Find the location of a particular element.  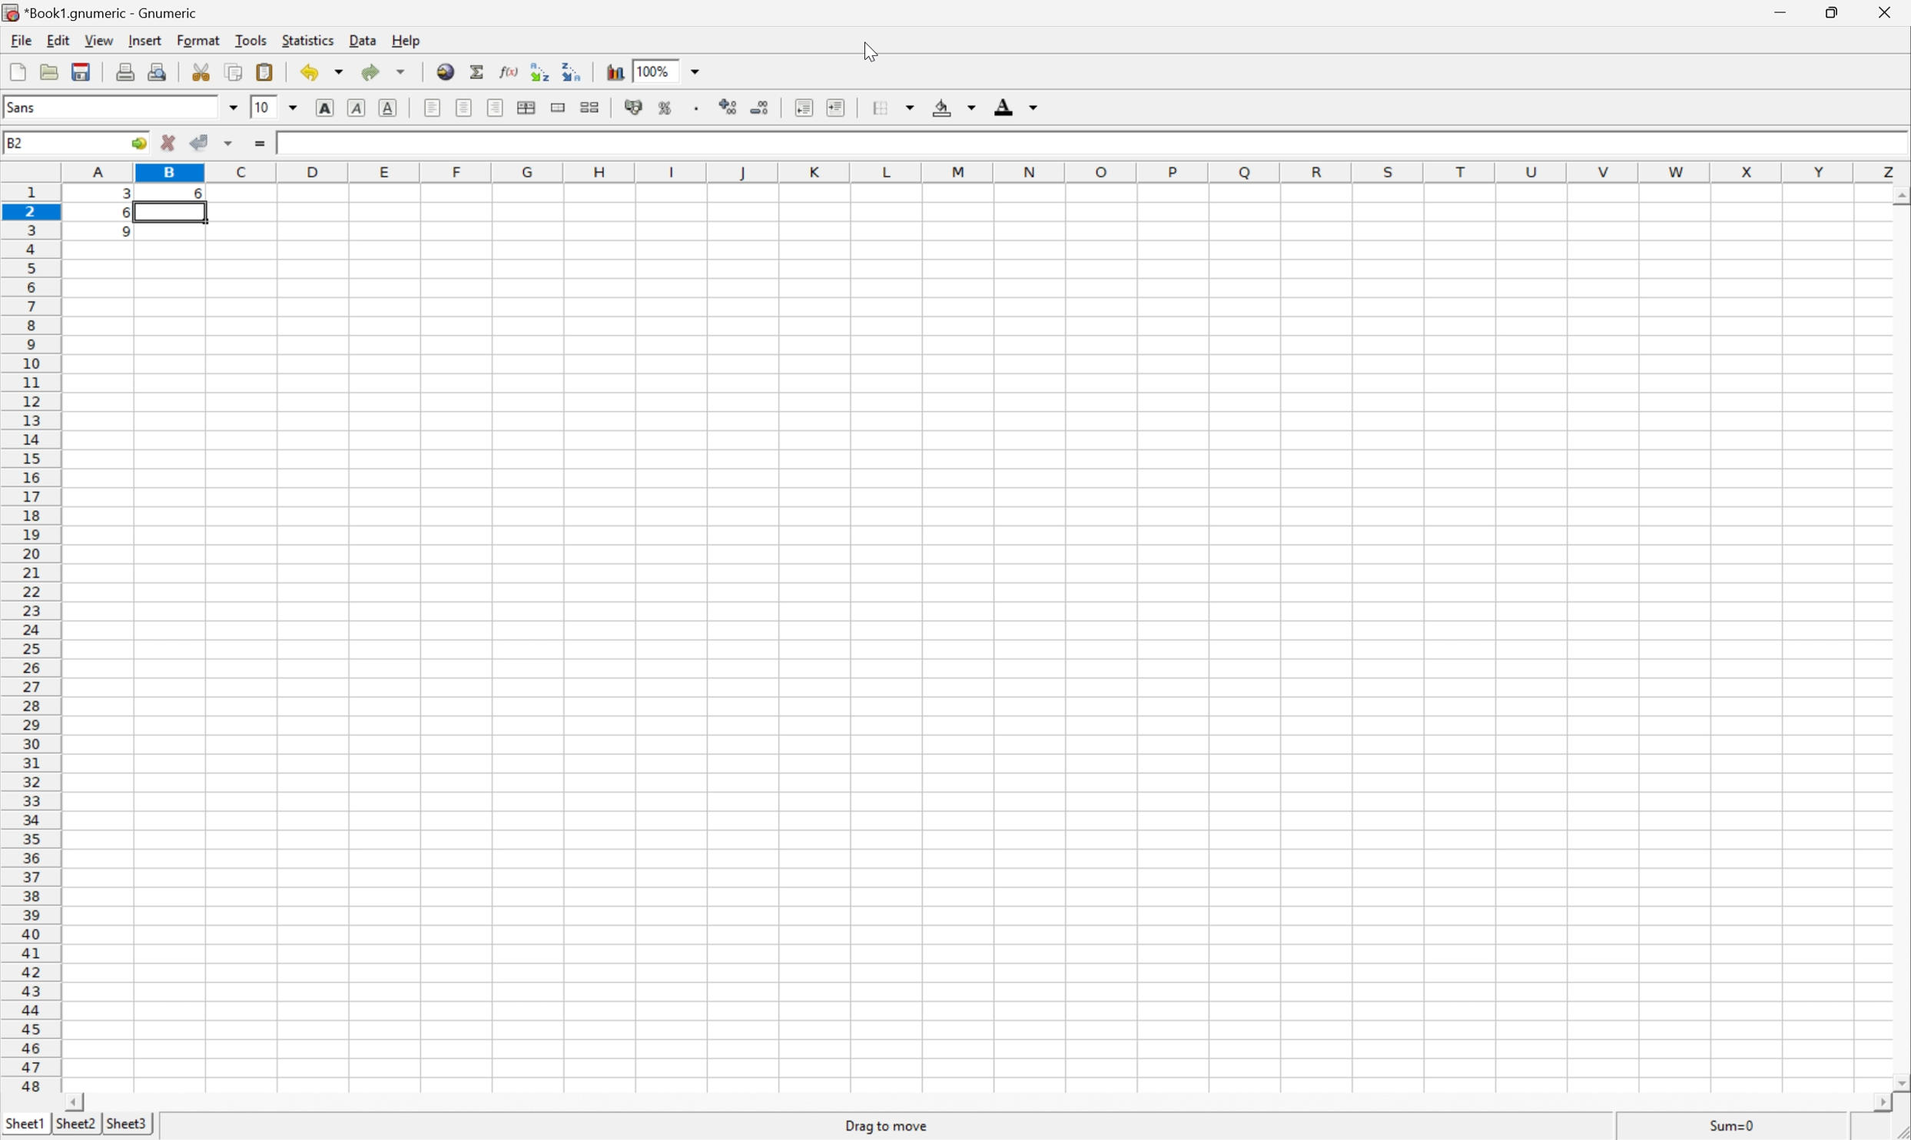

Minimize is located at coordinates (1777, 12).